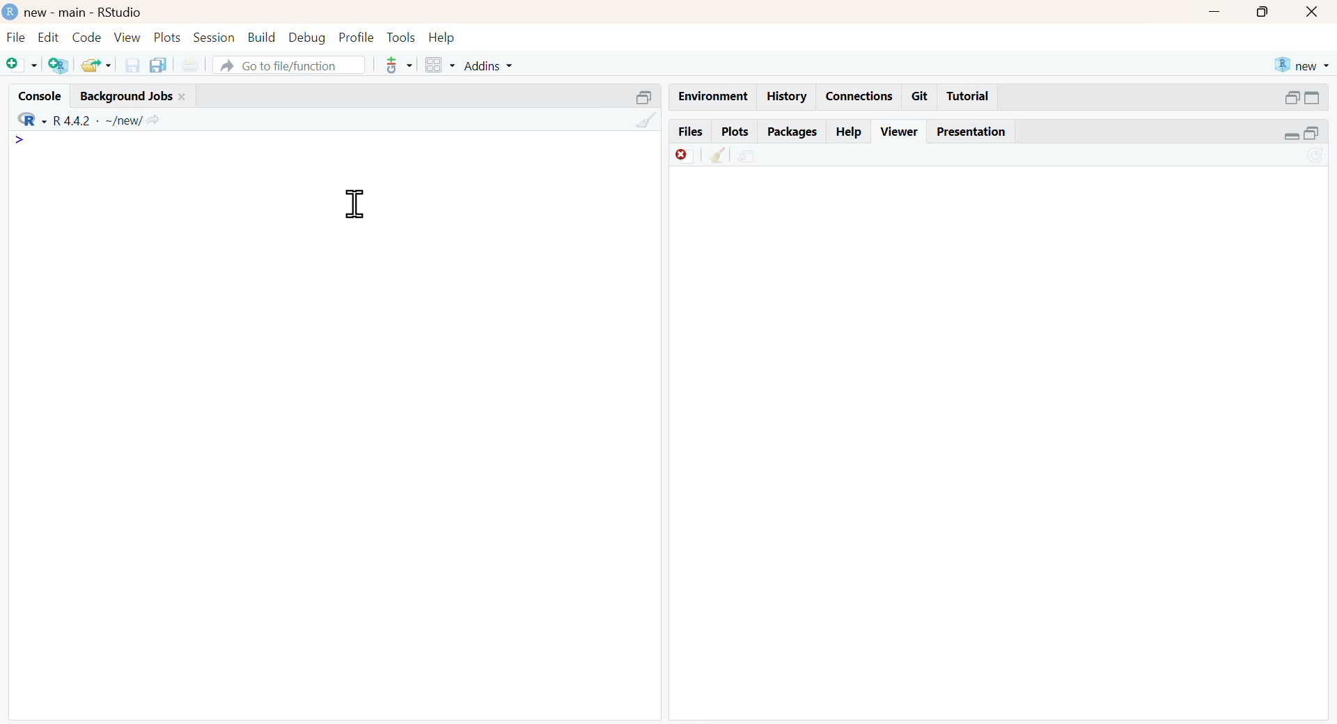 This screenshot has height=724, width=1337. Describe the element at coordinates (158, 65) in the screenshot. I see `Save all open documents` at that location.